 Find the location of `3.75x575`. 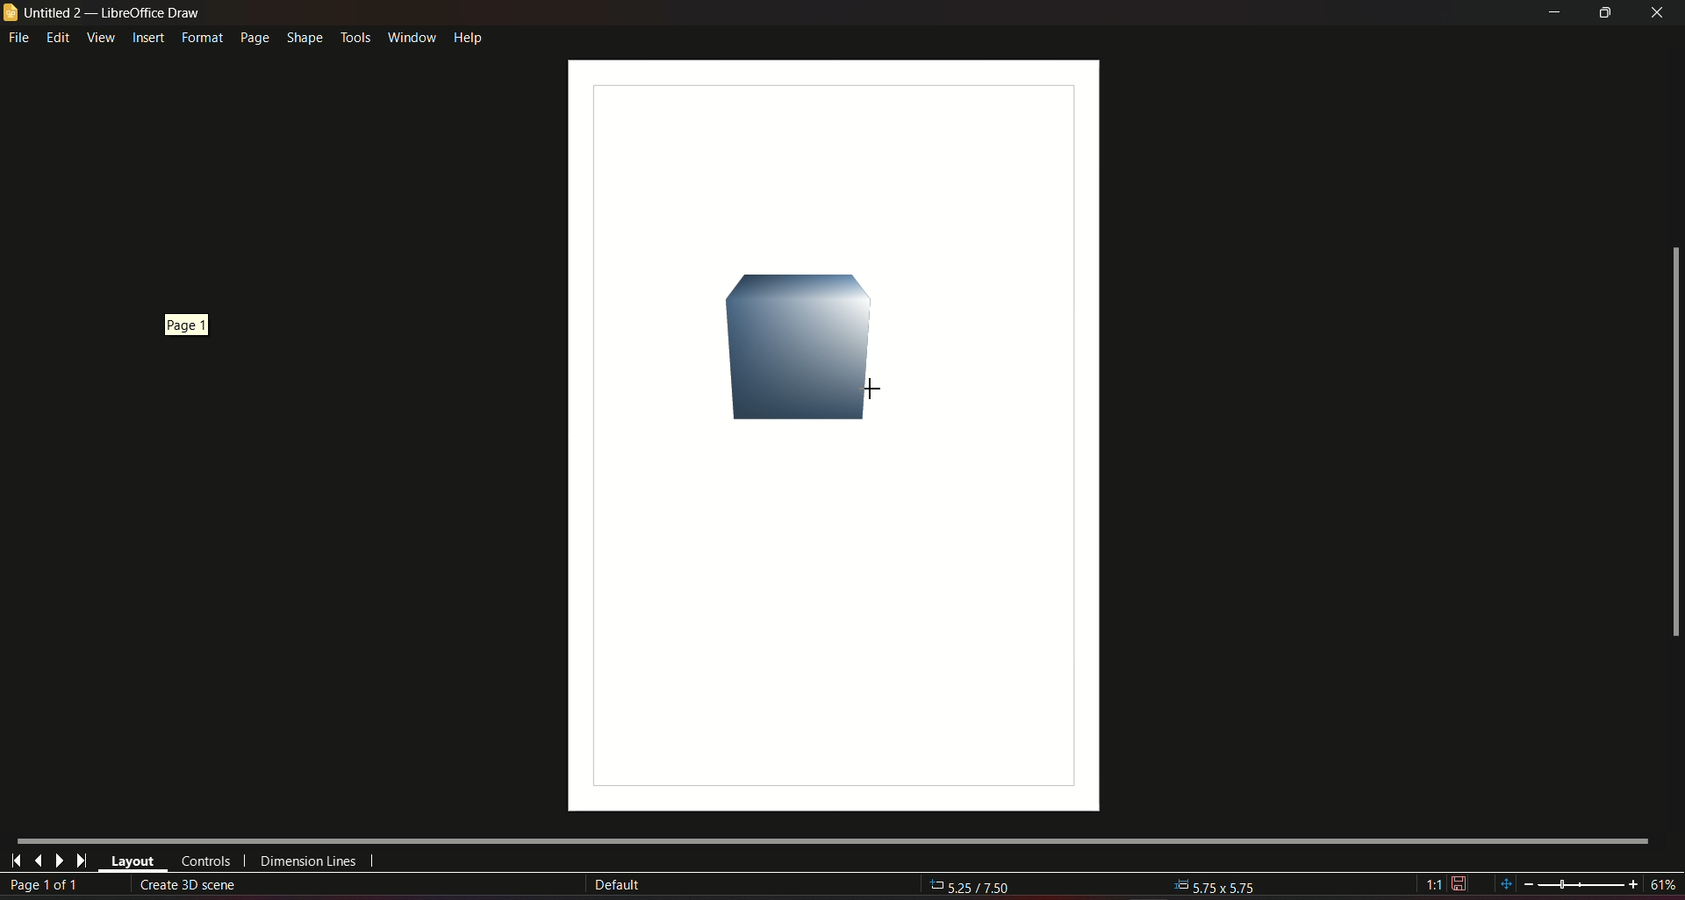

3.75x575 is located at coordinates (1216, 884).